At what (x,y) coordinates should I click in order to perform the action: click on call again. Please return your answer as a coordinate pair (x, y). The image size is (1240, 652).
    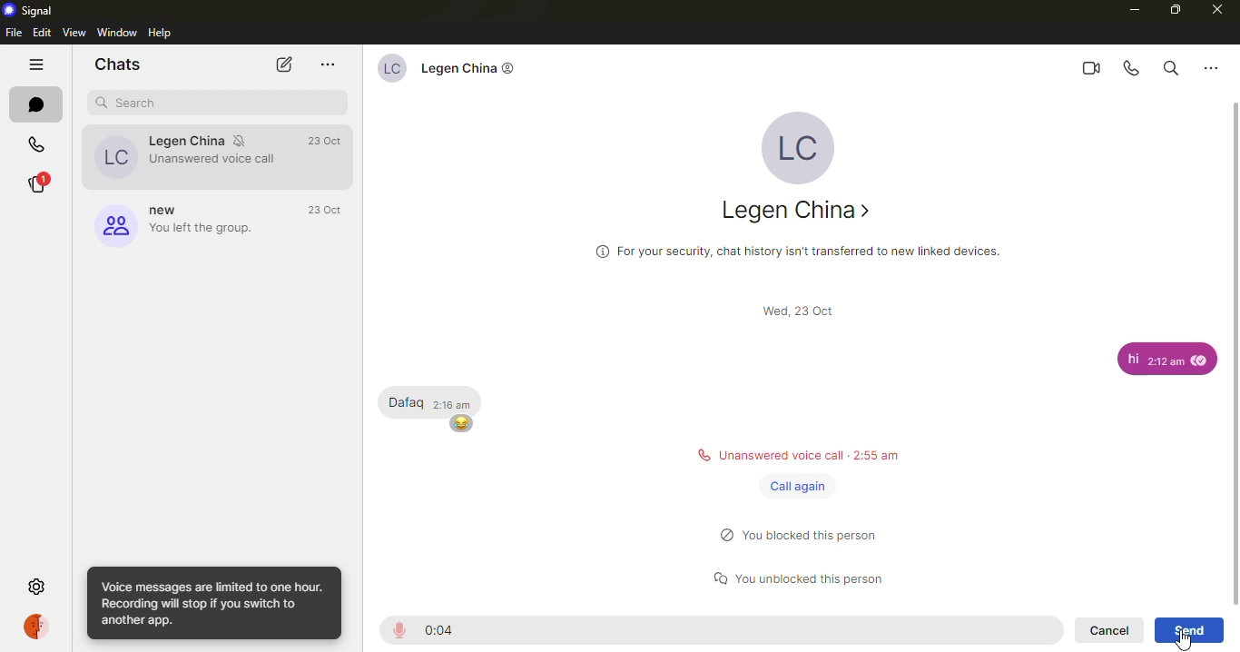
    Looking at the image, I should click on (794, 485).